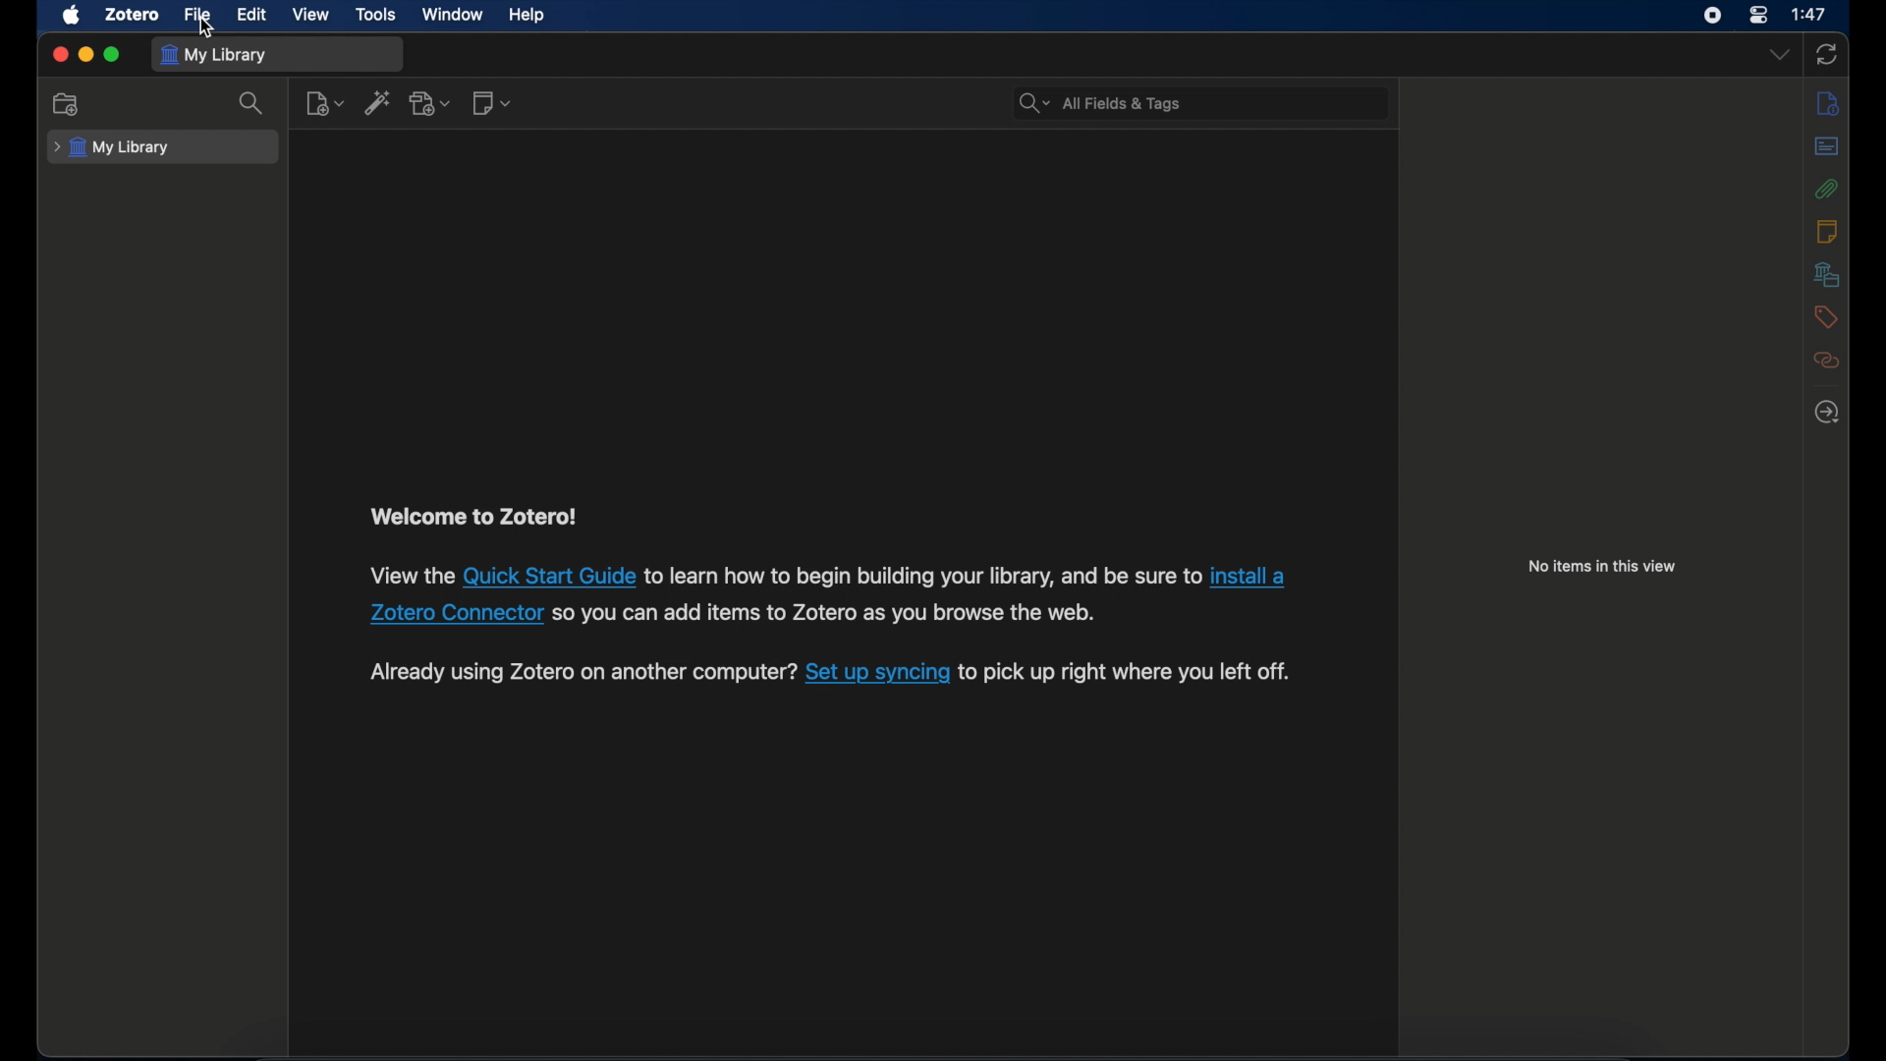 The height and width of the screenshot is (1061, 1886). Describe the element at coordinates (472, 516) in the screenshot. I see `welcome to zotero` at that location.